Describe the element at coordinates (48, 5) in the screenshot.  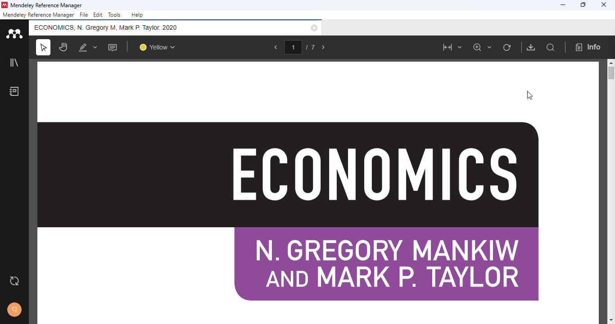
I see `mendeley reference manager` at that location.